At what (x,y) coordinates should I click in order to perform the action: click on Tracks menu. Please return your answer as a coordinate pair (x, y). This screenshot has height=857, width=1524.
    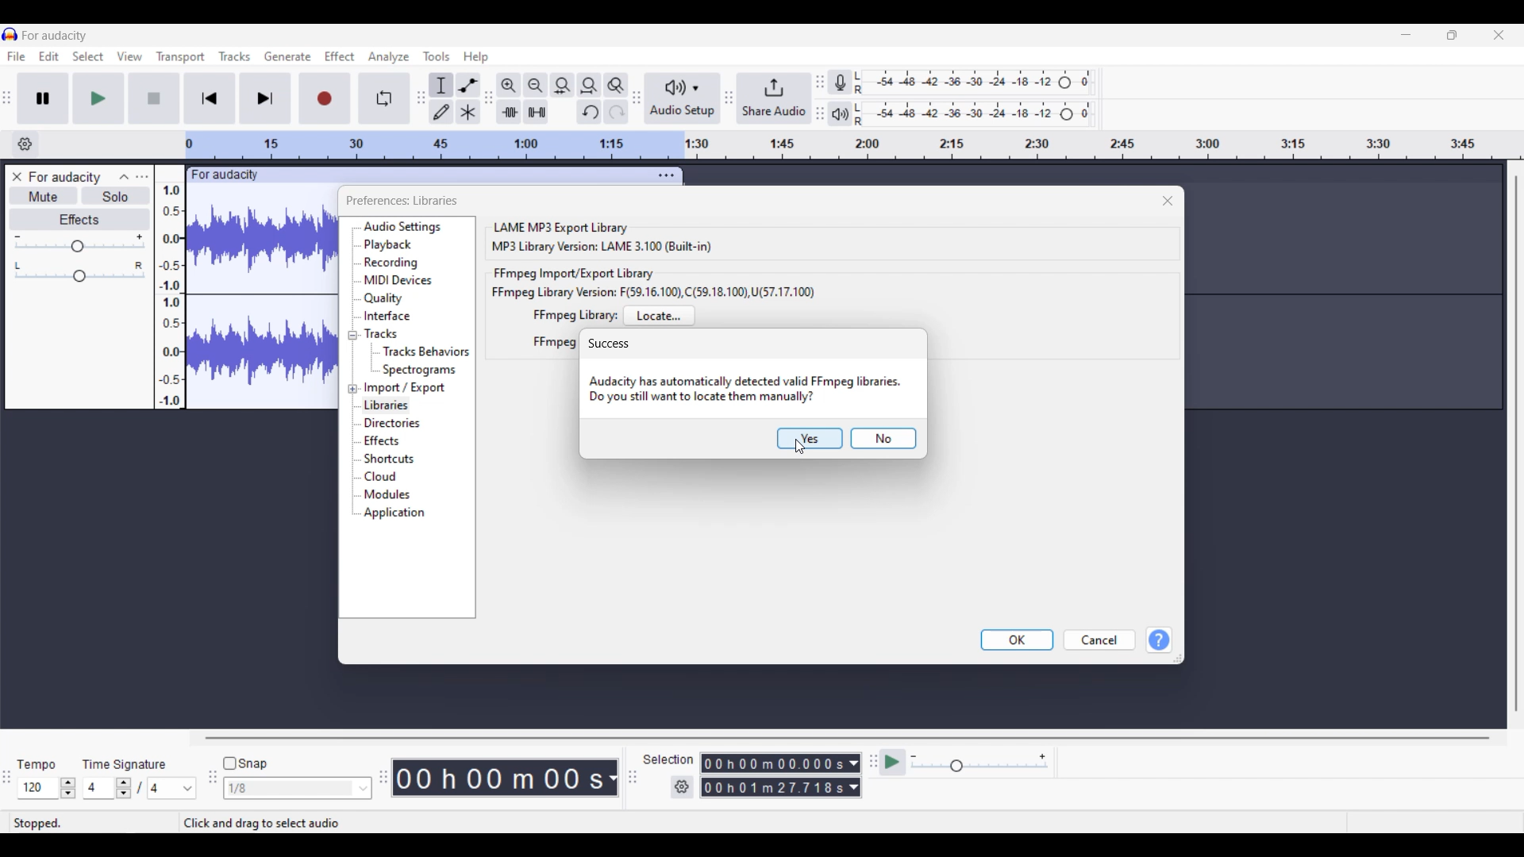
    Looking at the image, I should click on (234, 56).